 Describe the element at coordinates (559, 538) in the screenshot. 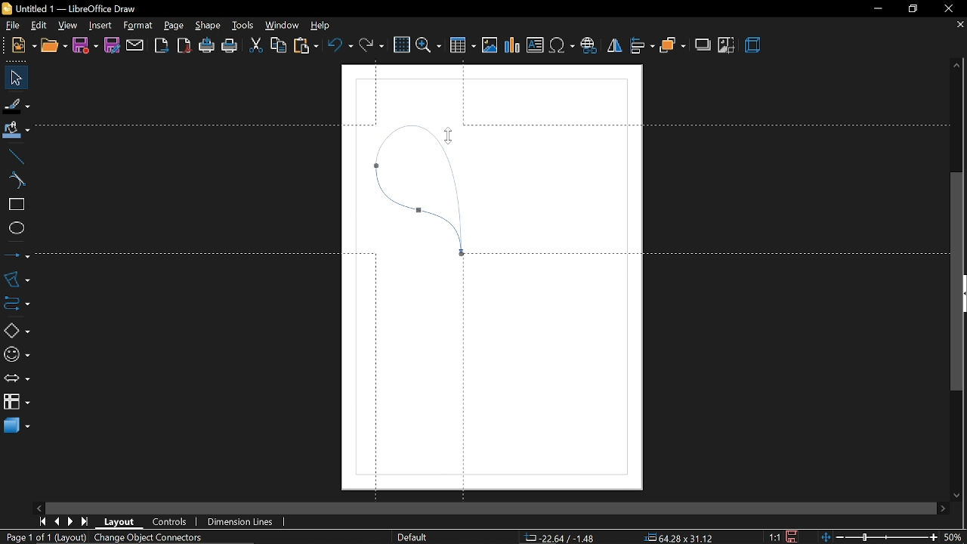

I see `1.40/6.06` at that location.